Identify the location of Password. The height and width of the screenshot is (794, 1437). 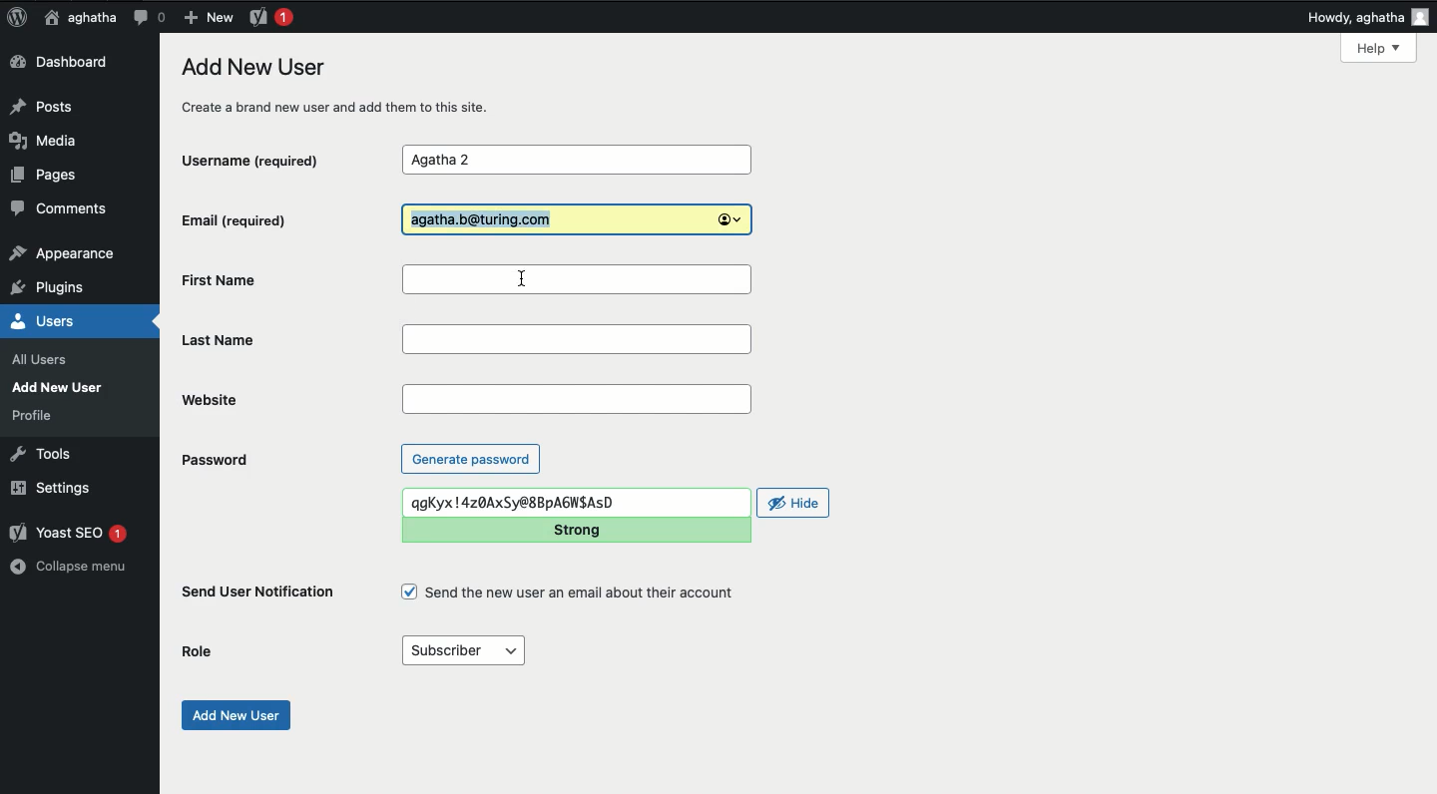
(214, 460).